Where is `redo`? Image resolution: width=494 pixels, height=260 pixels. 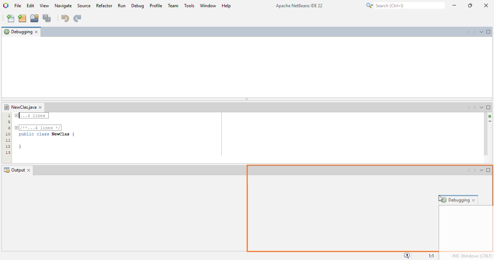 redo is located at coordinates (77, 18).